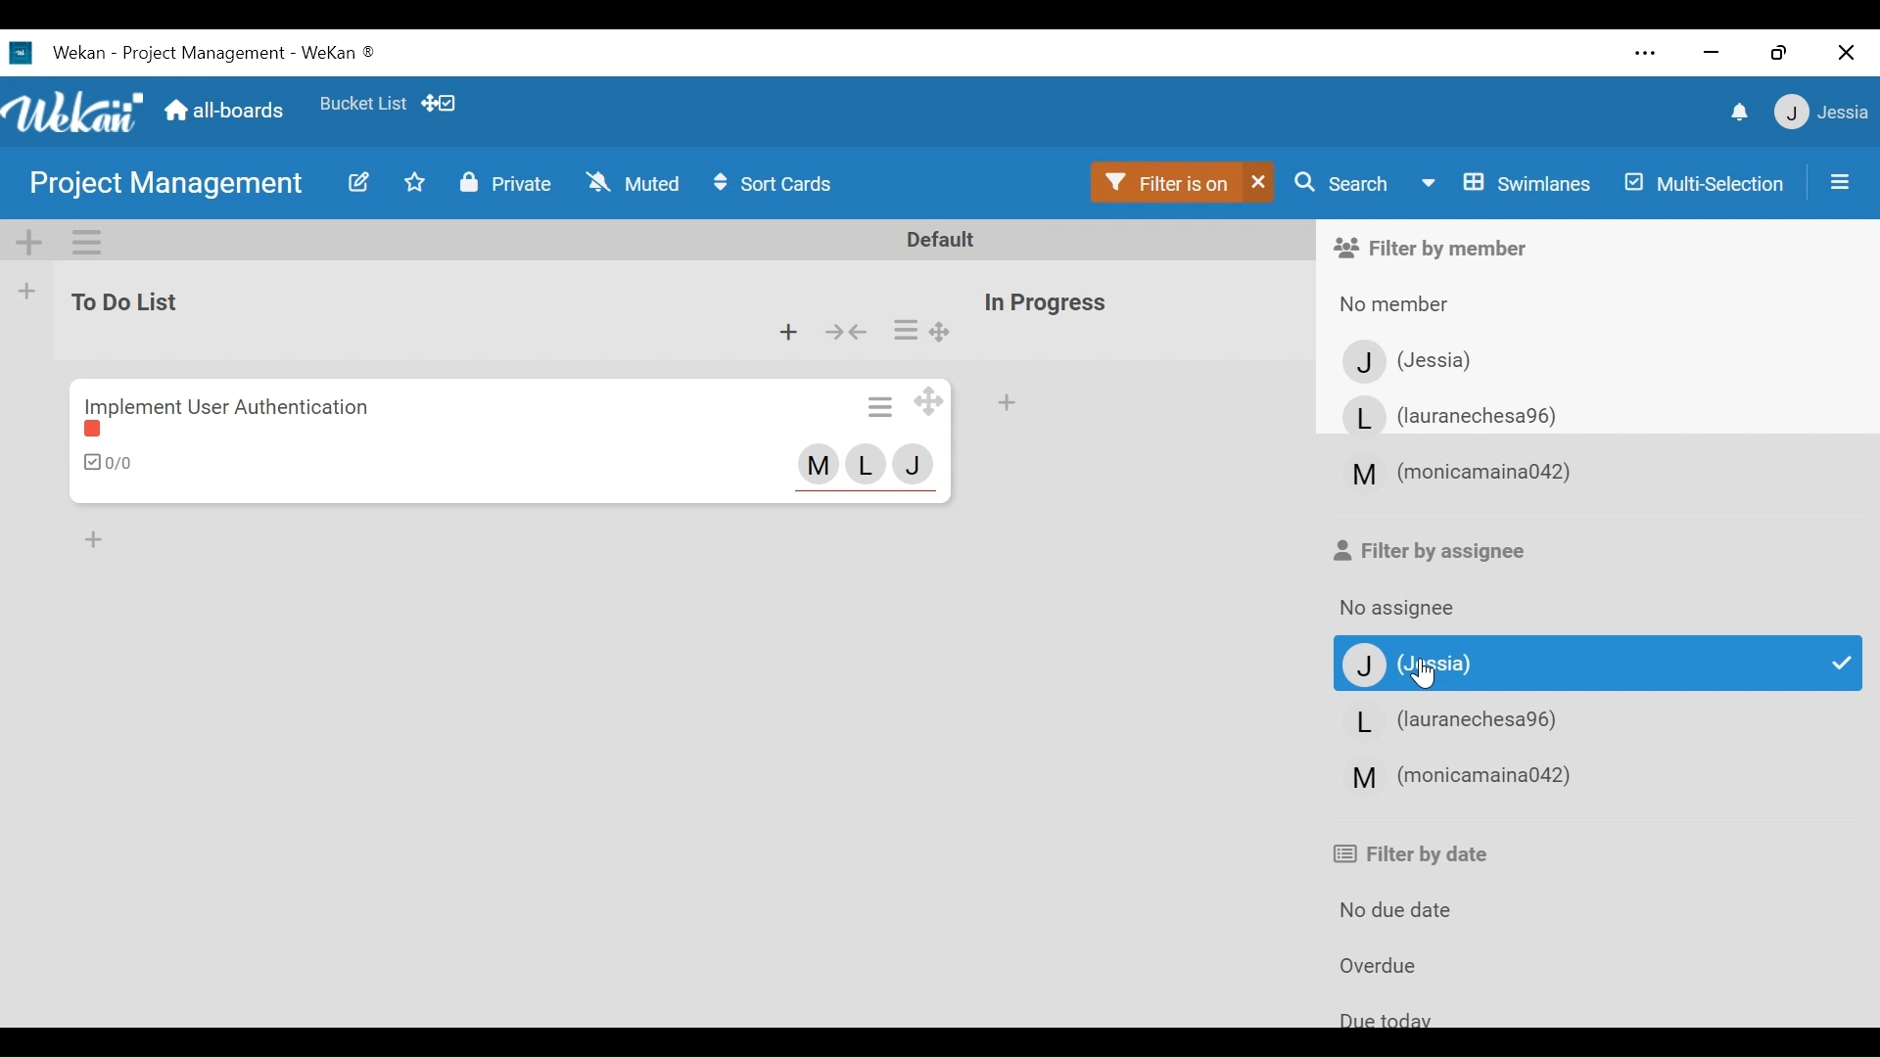 Image resolution: width=1880 pixels, height=1057 pixels. What do you see at coordinates (902, 332) in the screenshot?
I see `list actions` at bounding box center [902, 332].